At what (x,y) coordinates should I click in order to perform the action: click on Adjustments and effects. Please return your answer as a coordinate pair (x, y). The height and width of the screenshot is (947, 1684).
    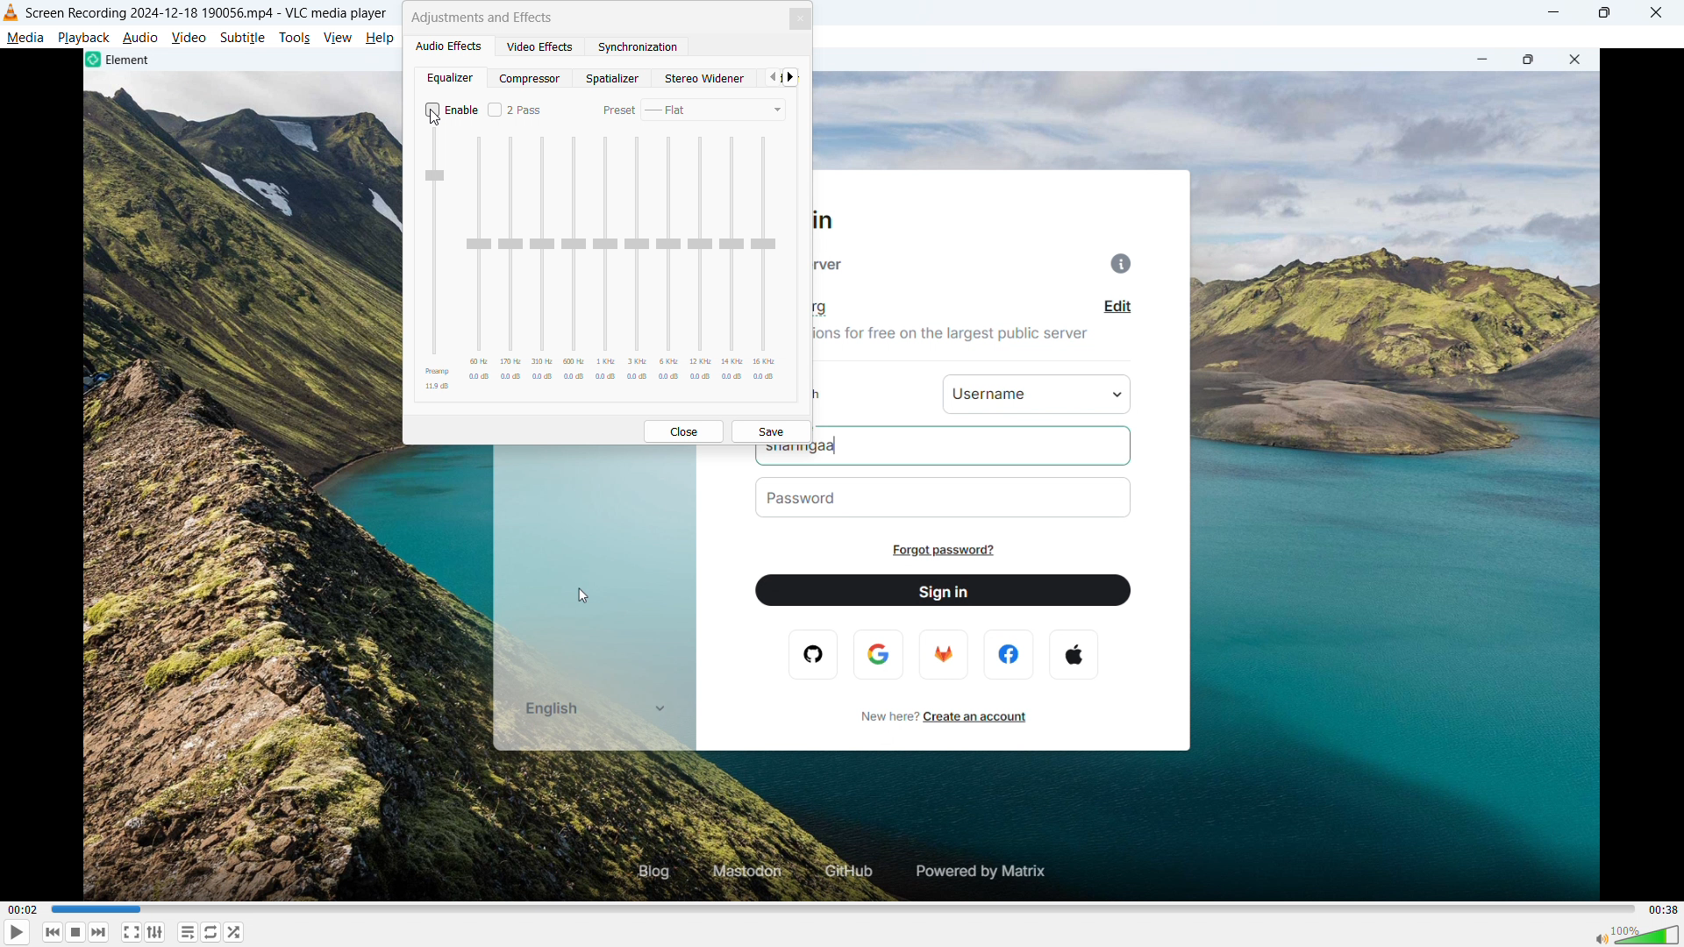
    Looking at the image, I should click on (482, 18).